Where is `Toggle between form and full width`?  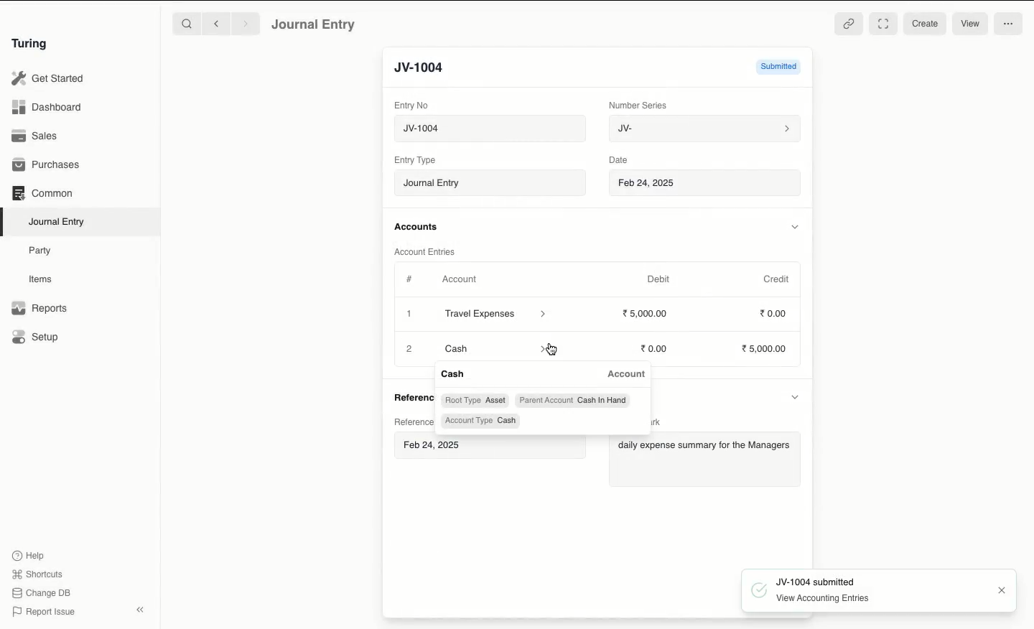 Toggle between form and full width is located at coordinates (883, 24).